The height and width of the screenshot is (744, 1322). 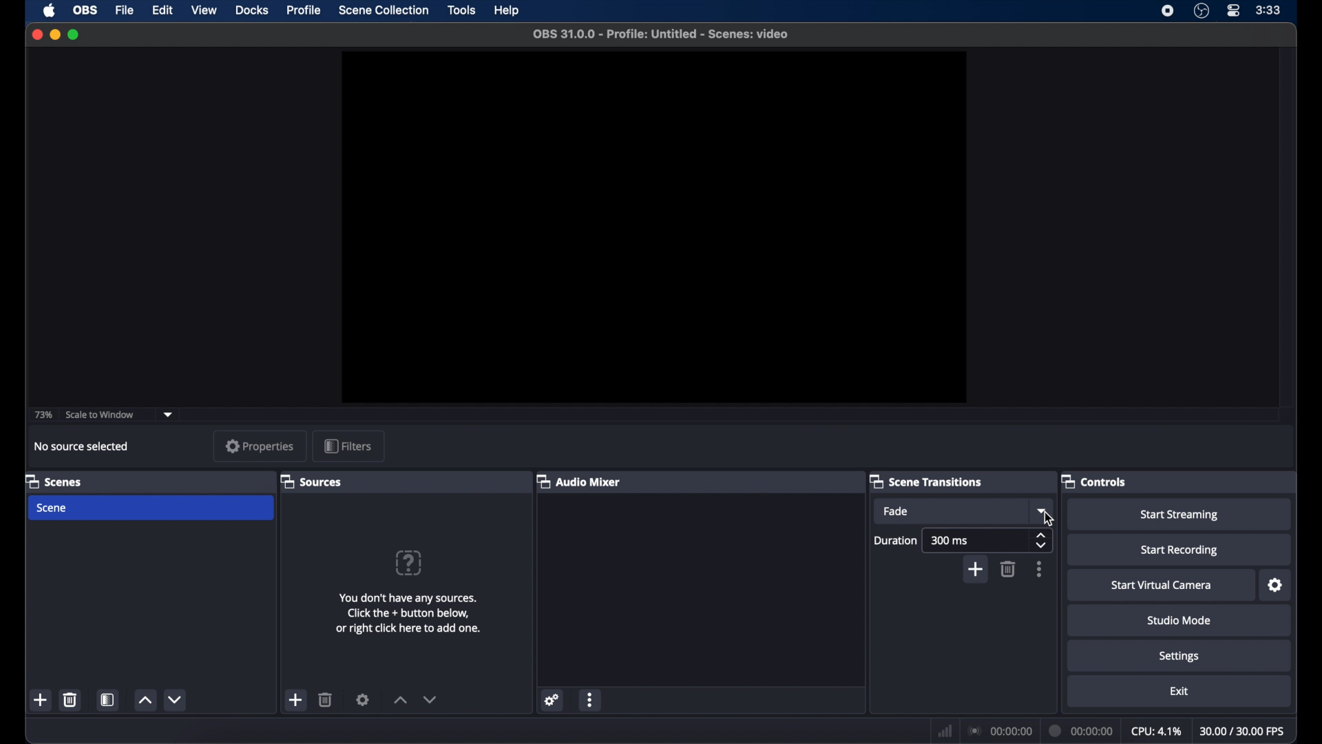 I want to click on apple icon, so click(x=50, y=11).